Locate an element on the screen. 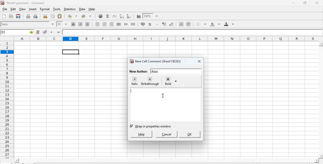 The image size is (323, 164). Tools is located at coordinates (57, 9).